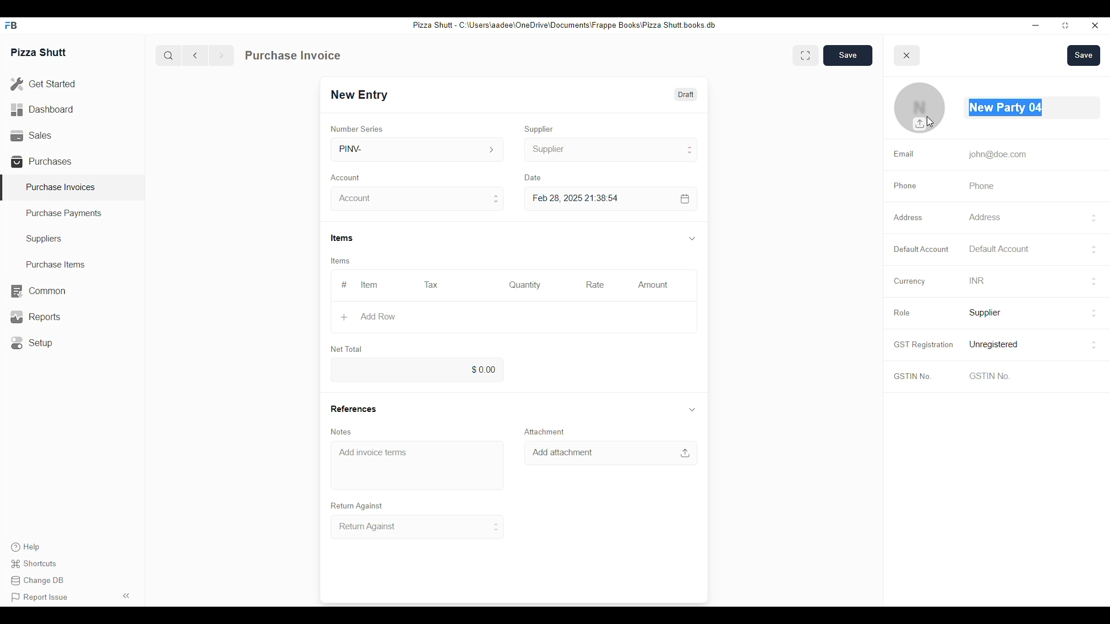 Image resolution: width=1110 pixels, height=624 pixels. Describe the element at coordinates (339, 261) in the screenshot. I see `Items` at that location.